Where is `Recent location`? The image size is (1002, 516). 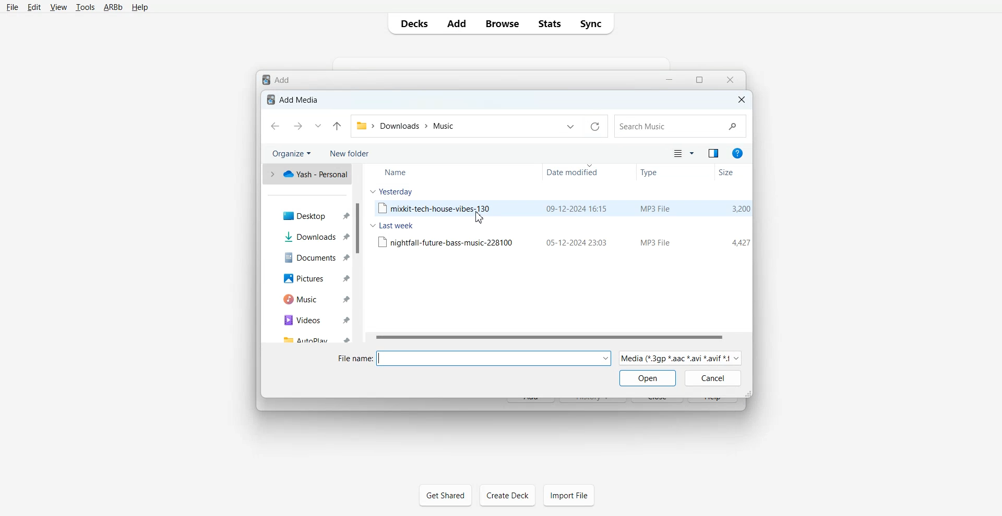 Recent location is located at coordinates (317, 126).